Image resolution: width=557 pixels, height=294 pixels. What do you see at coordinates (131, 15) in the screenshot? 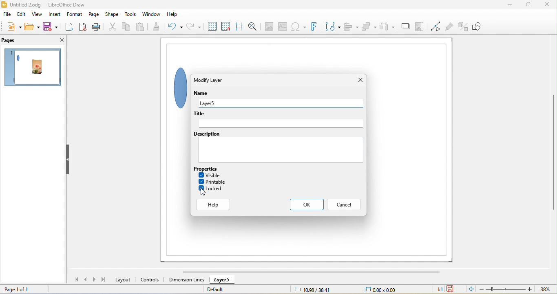
I see `tools` at bounding box center [131, 15].